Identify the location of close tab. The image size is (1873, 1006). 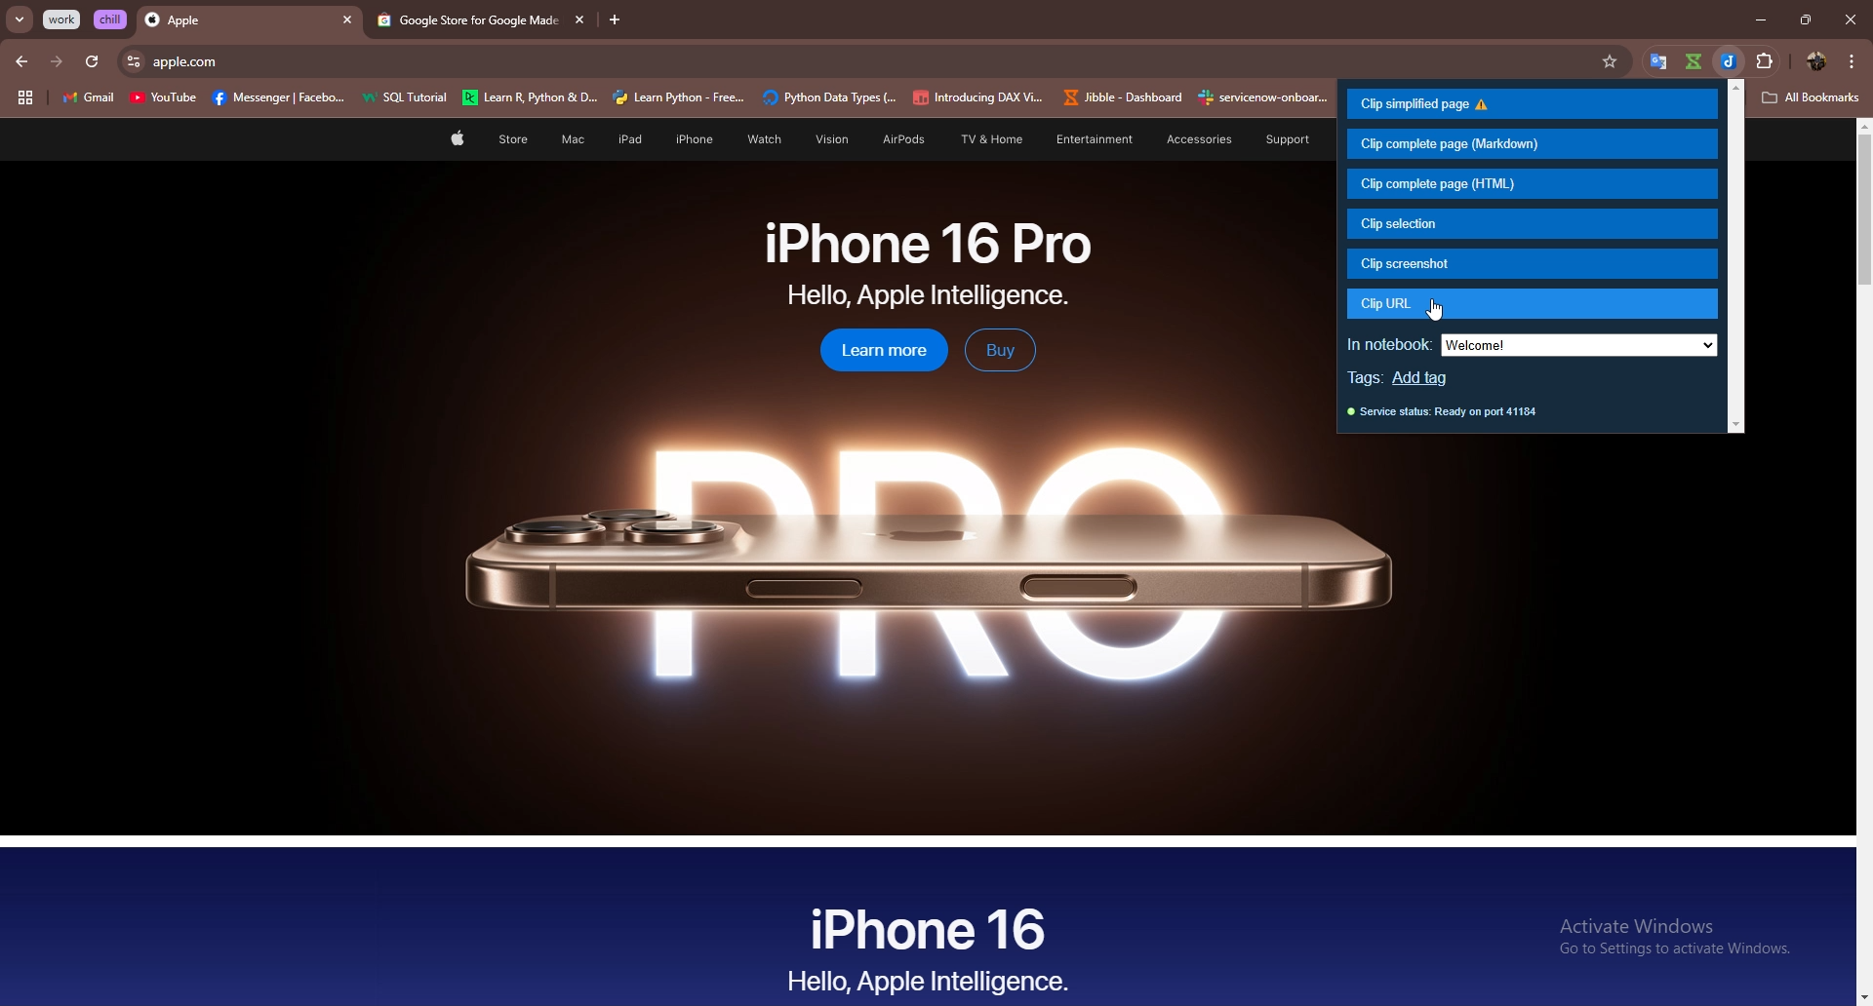
(577, 19).